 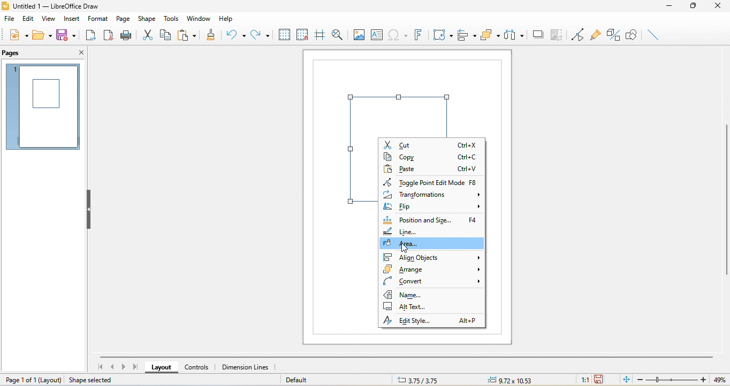 I want to click on minimize, so click(x=669, y=7).